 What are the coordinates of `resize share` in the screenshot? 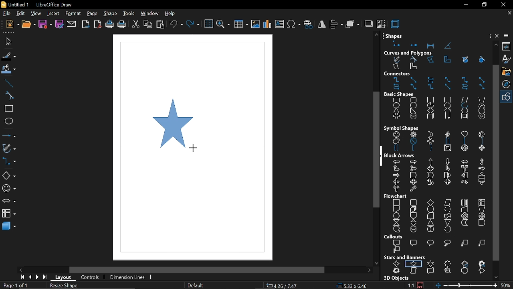 It's located at (63, 286).